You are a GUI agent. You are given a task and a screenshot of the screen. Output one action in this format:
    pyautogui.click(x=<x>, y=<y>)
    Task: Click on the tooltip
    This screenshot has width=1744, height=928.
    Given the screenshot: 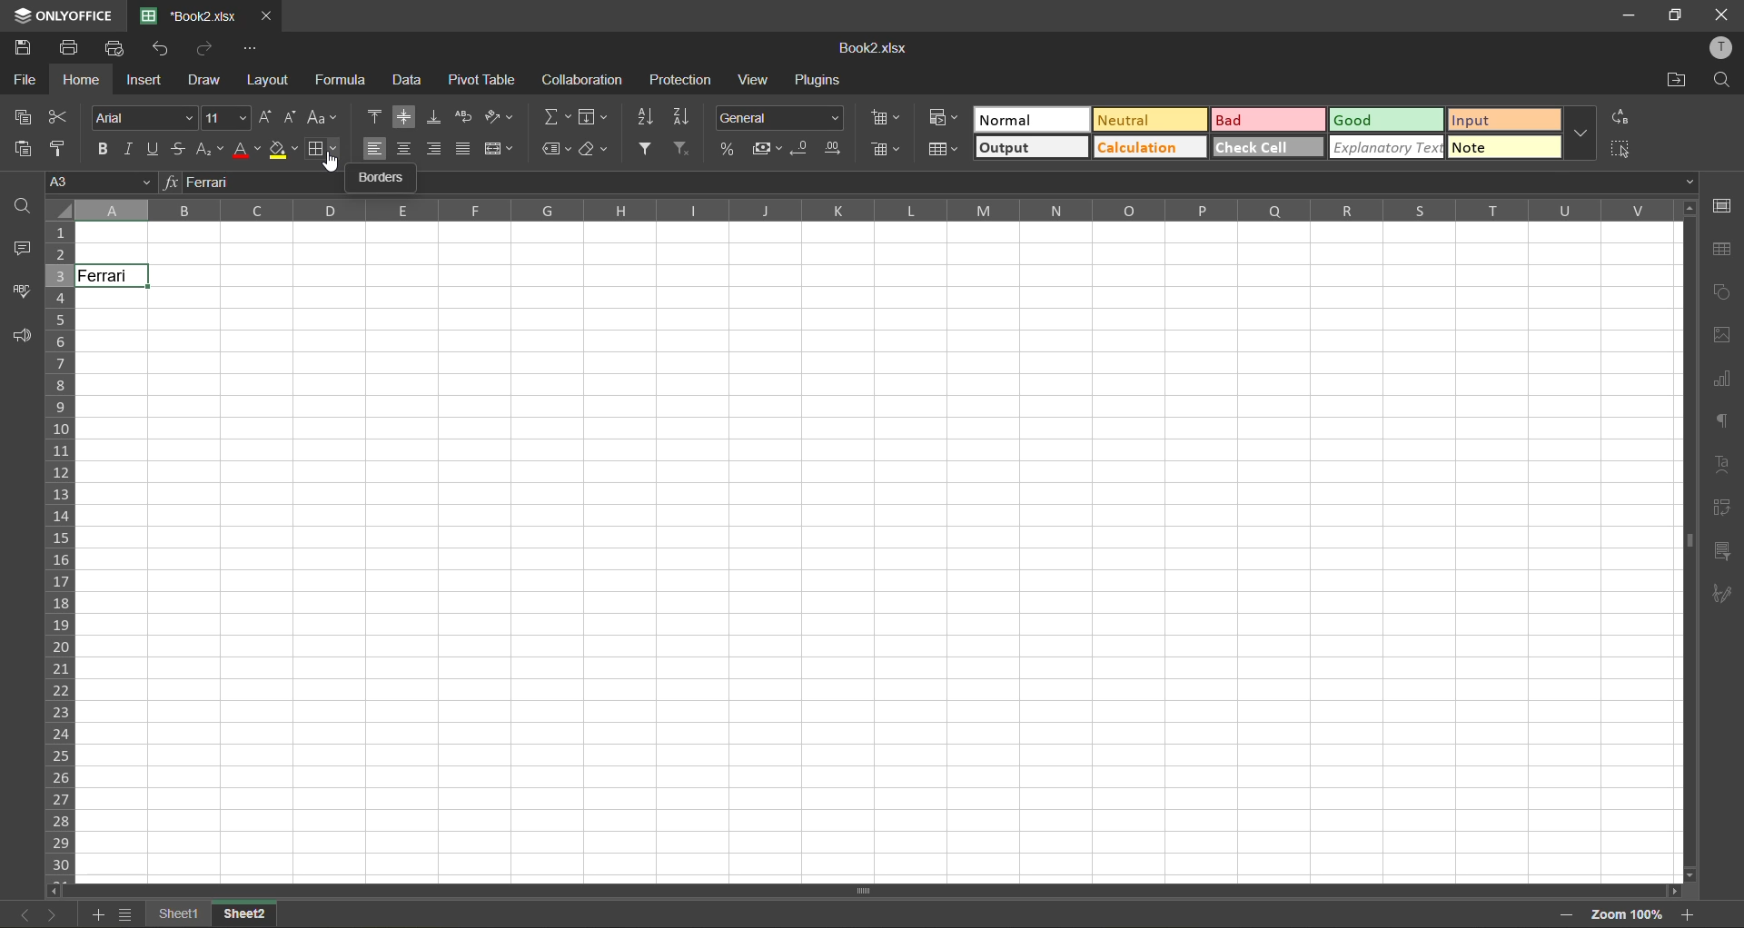 What is the action you would take?
    pyautogui.click(x=382, y=178)
    